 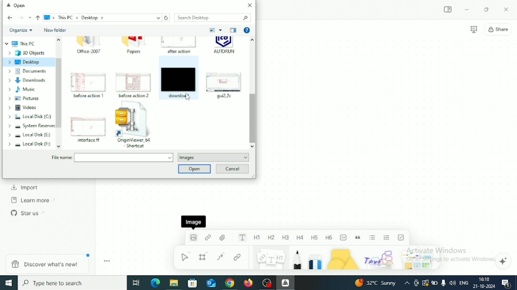 I want to click on Charging, plugged in, so click(x=435, y=282).